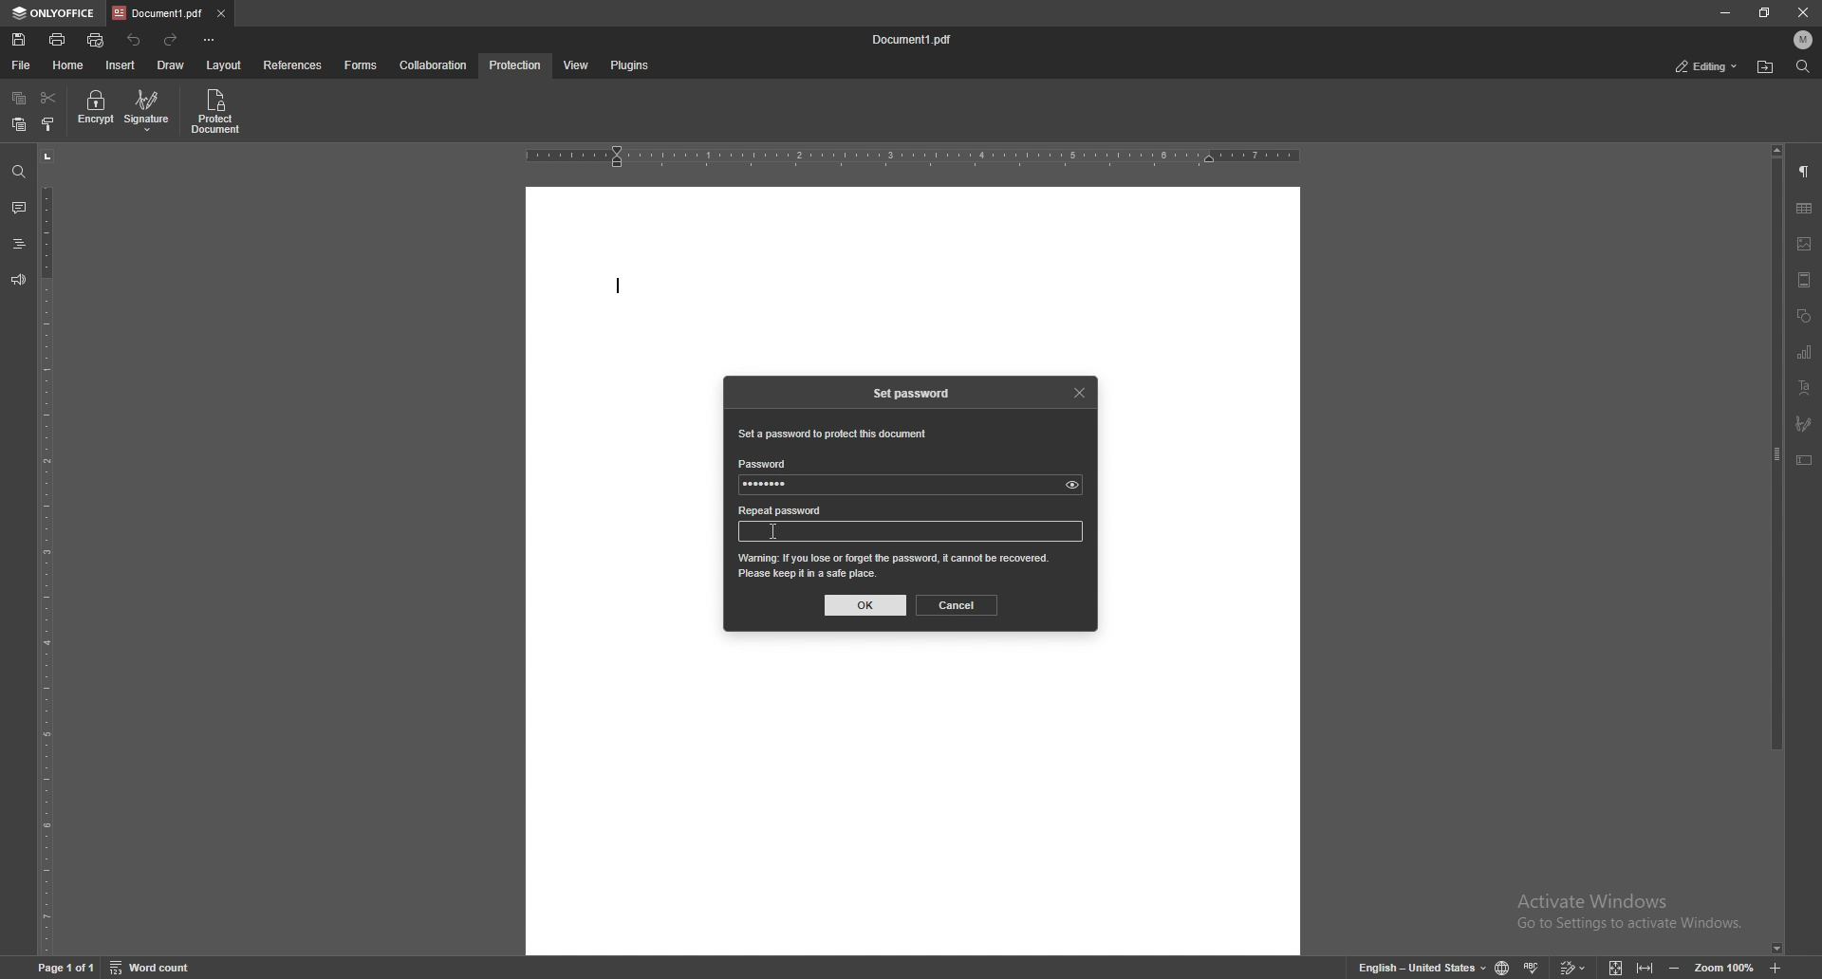  I want to click on file, so click(19, 66).